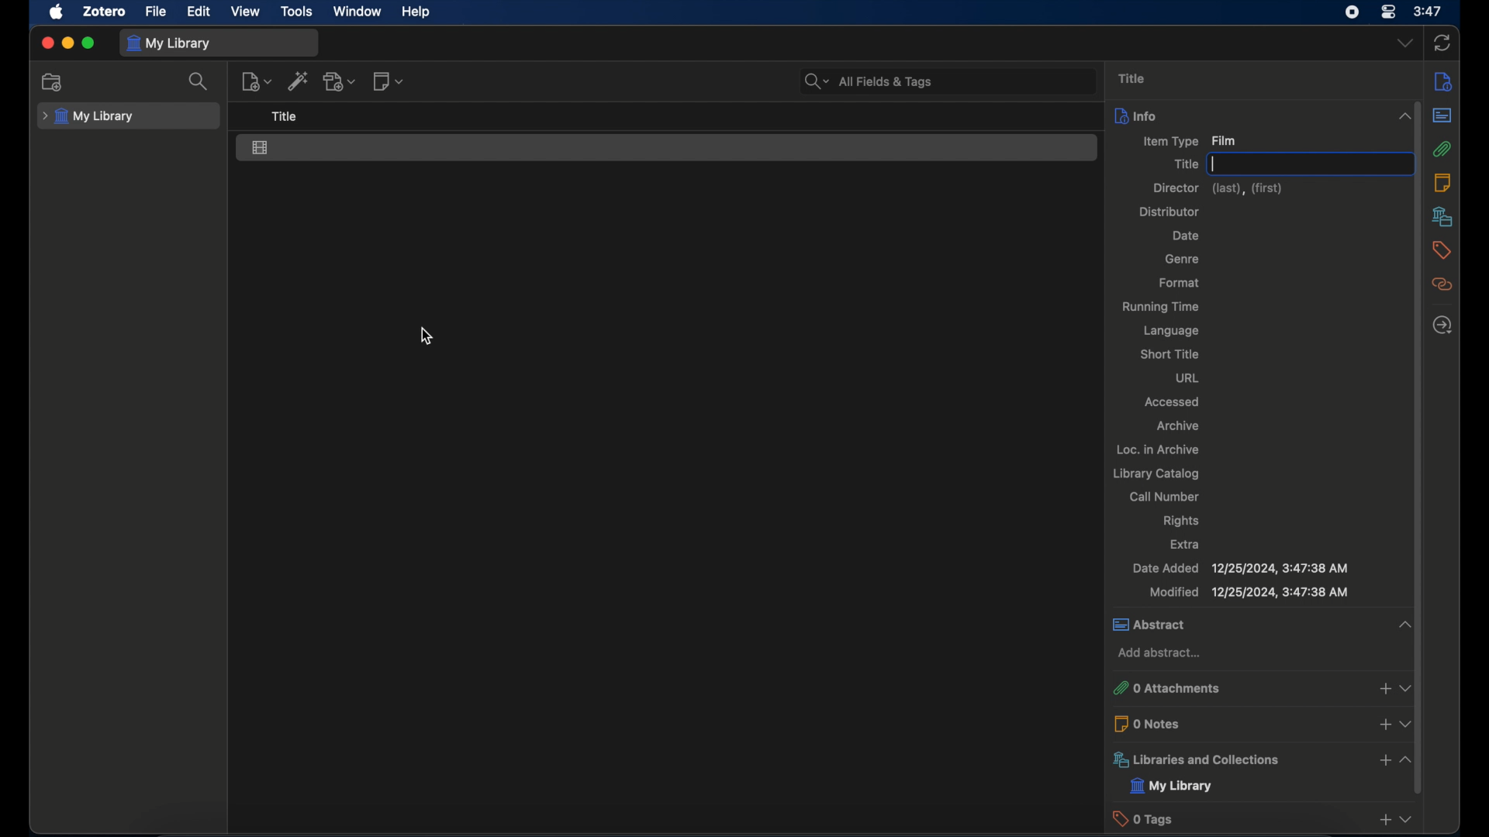 Image resolution: width=1489 pixels, height=837 pixels. What do you see at coordinates (284, 117) in the screenshot?
I see `title` at bounding box center [284, 117].